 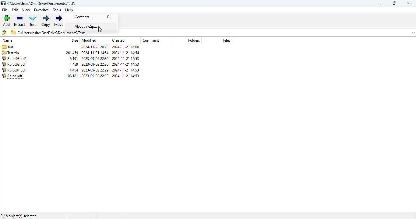 What do you see at coordinates (15, 53) in the screenshot?
I see `Test.zip` at bounding box center [15, 53].